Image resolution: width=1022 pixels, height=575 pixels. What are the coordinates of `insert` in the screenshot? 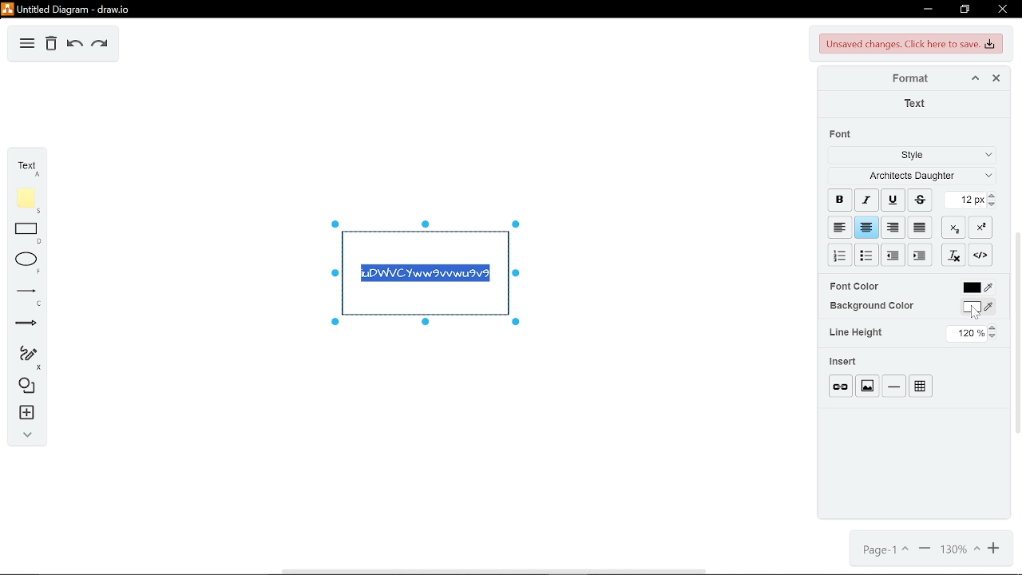 It's located at (844, 362).